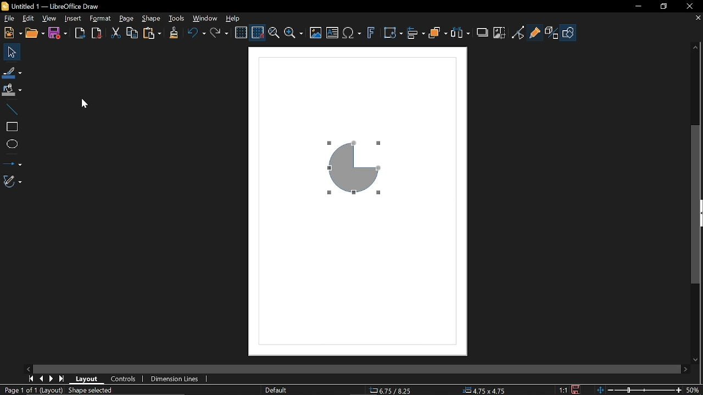 This screenshot has width=703, height=395. What do you see at coordinates (372, 34) in the screenshot?
I see `Insert fontwork text` at bounding box center [372, 34].